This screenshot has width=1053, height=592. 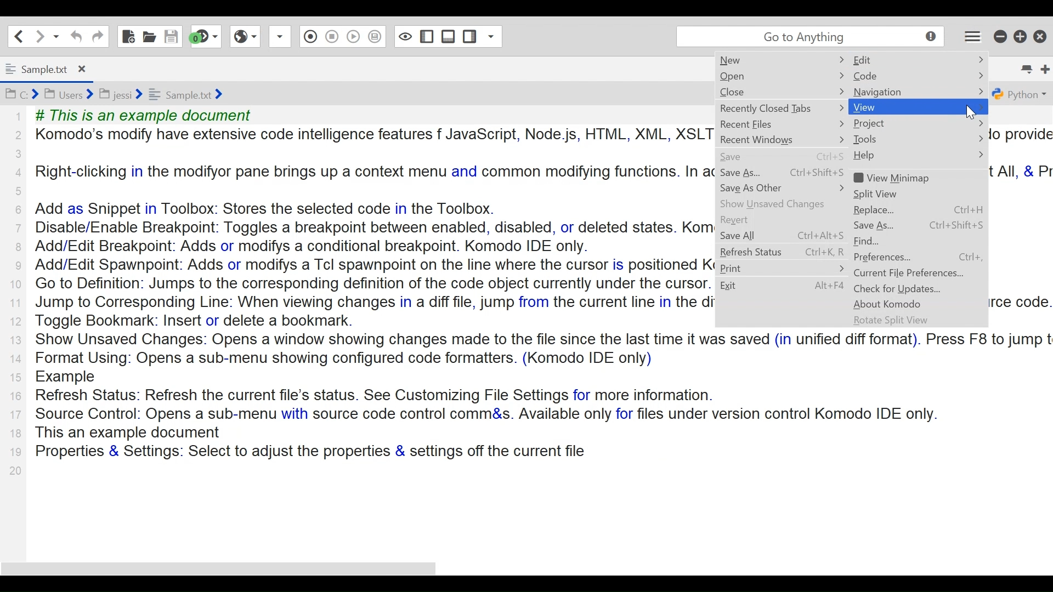 I want to click on Show/Hide Left Pane, so click(x=449, y=36).